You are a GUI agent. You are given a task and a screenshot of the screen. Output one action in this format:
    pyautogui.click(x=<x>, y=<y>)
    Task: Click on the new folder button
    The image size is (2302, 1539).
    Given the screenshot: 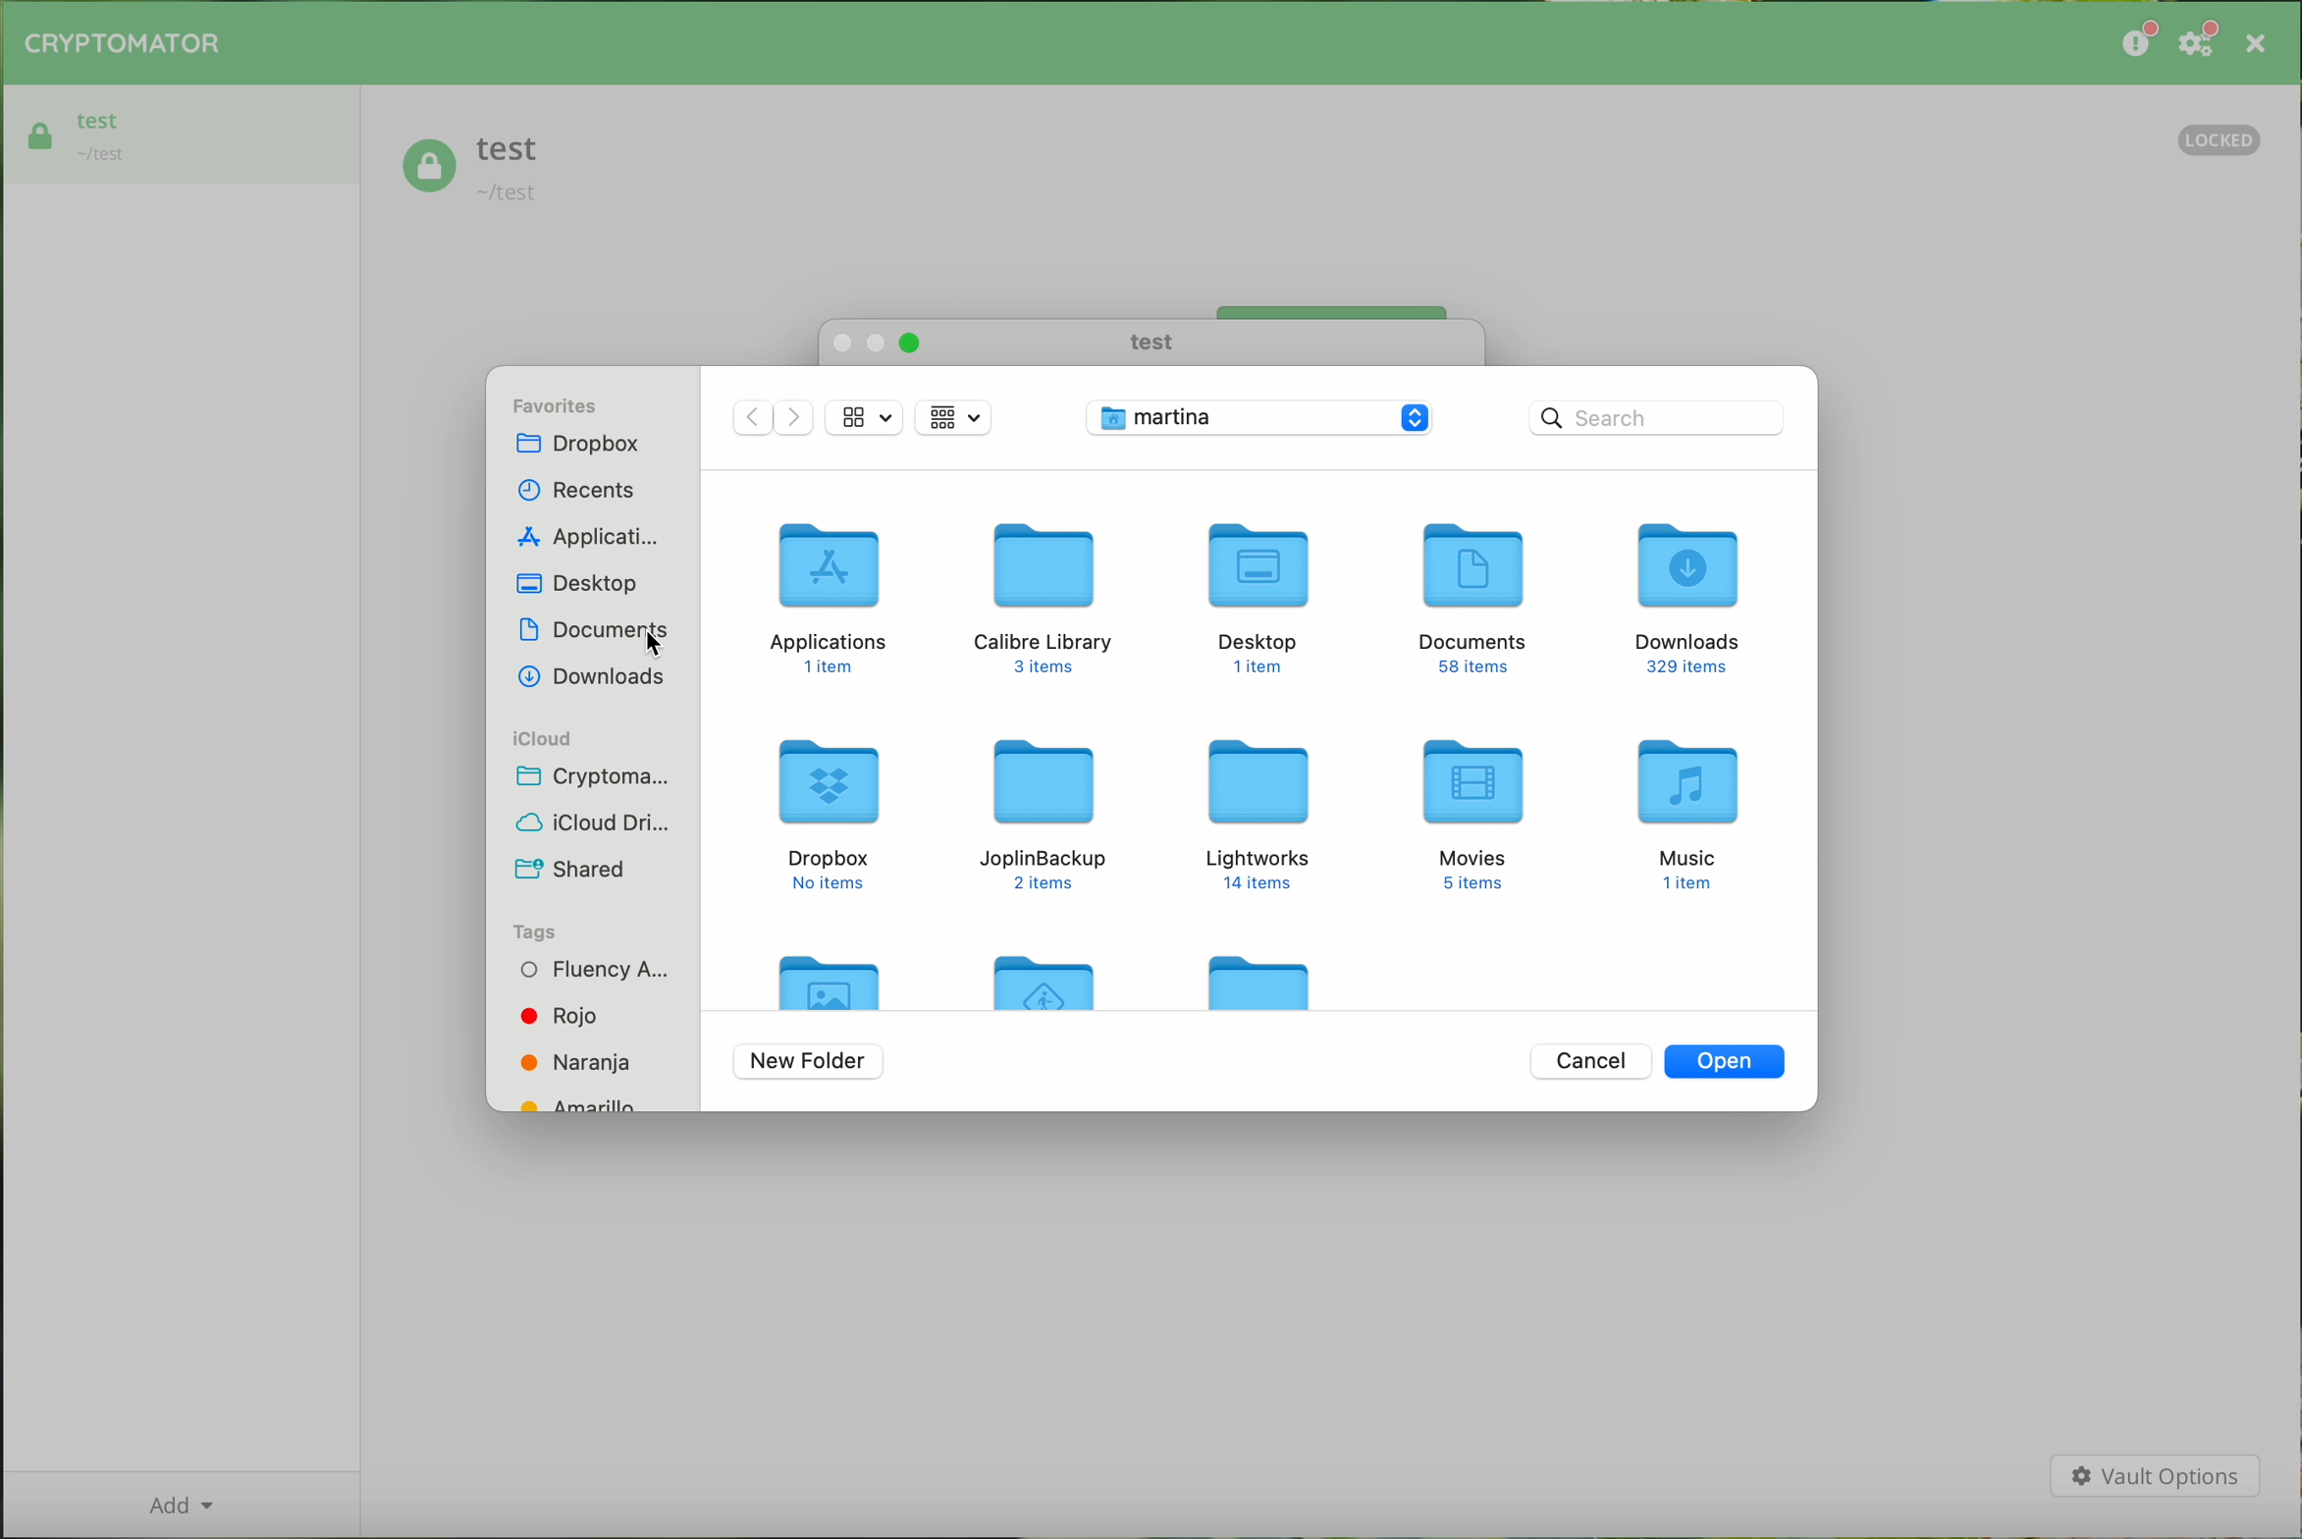 What is the action you would take?
    pyautogui.click(x=809, y=1063)
    